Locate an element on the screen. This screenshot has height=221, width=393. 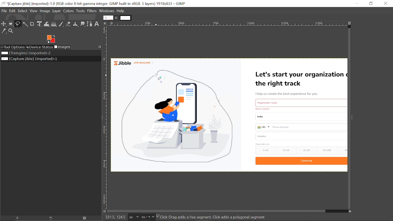
Close is located at coordinates (386, 4).